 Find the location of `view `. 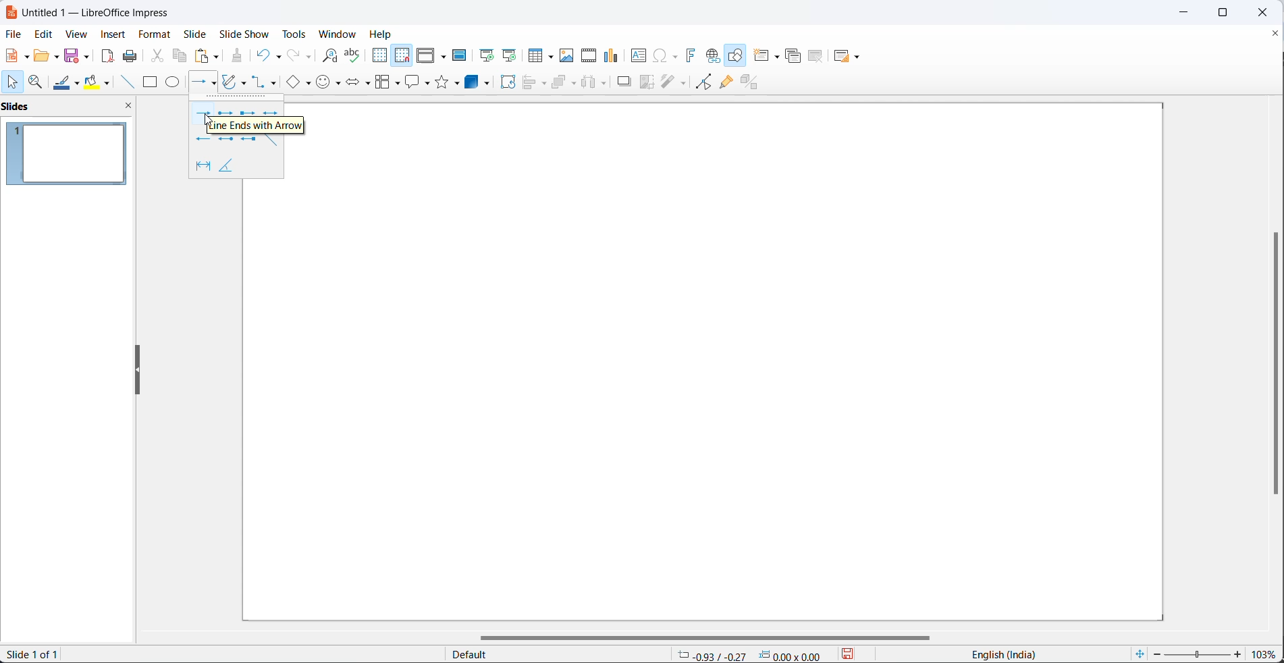

view  is located at coordinates (77, 34).